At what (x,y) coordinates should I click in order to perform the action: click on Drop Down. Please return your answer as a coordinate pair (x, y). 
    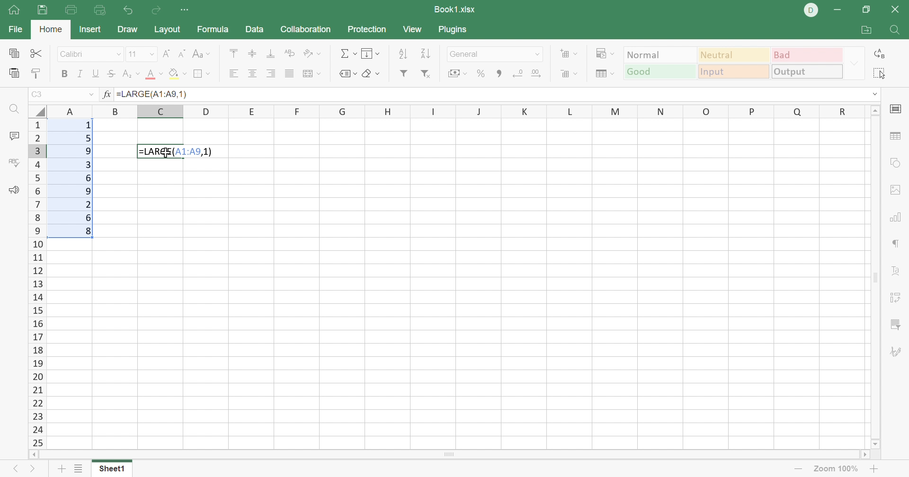
    Looking at the image, I should click on (877, 94).